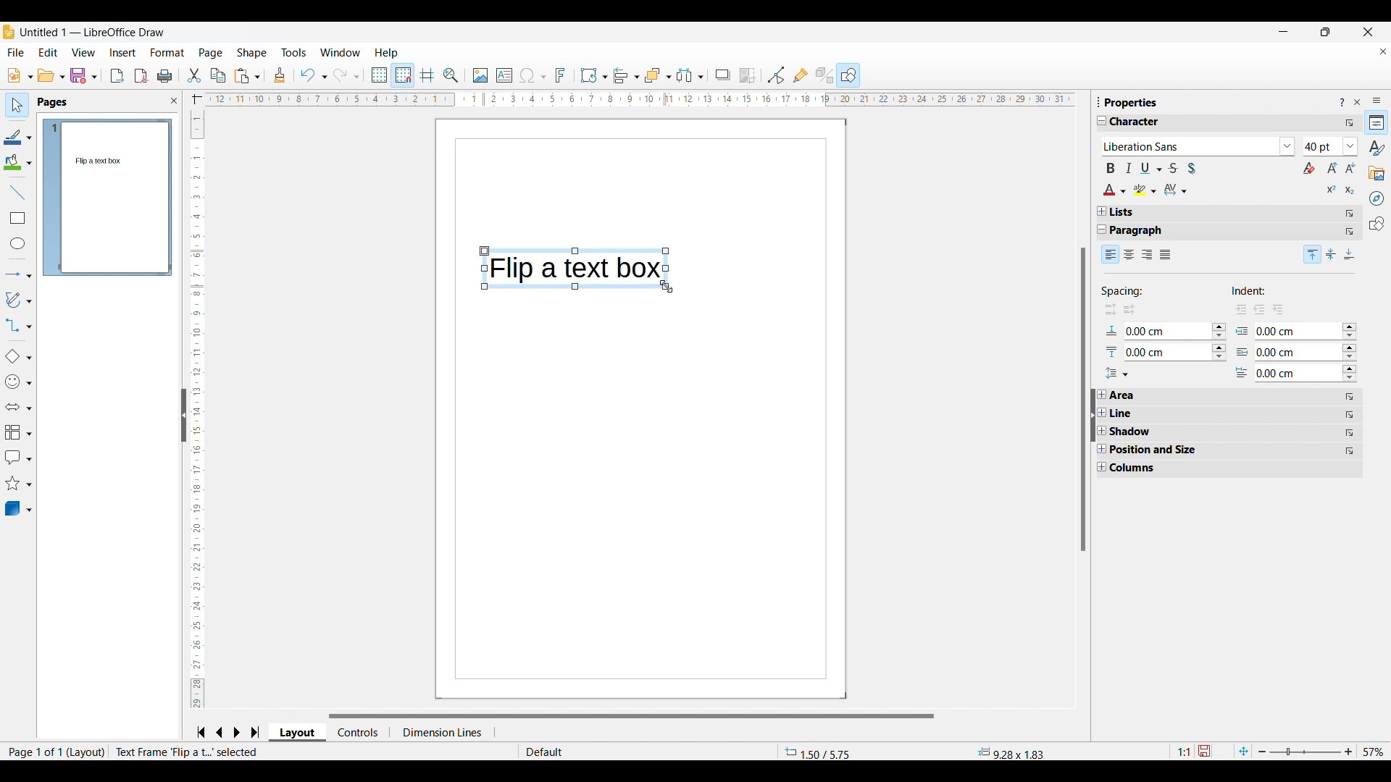  Describe the element at coordinates (1162, 329) in the screenshot. I see `0.00cm` at that location.